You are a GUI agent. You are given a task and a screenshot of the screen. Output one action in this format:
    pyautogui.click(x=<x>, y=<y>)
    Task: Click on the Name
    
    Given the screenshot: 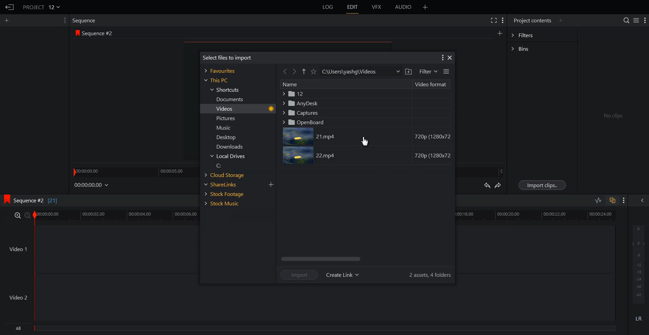 What is the action you would take?
    pyautogui.click(x=346, y=85)
    